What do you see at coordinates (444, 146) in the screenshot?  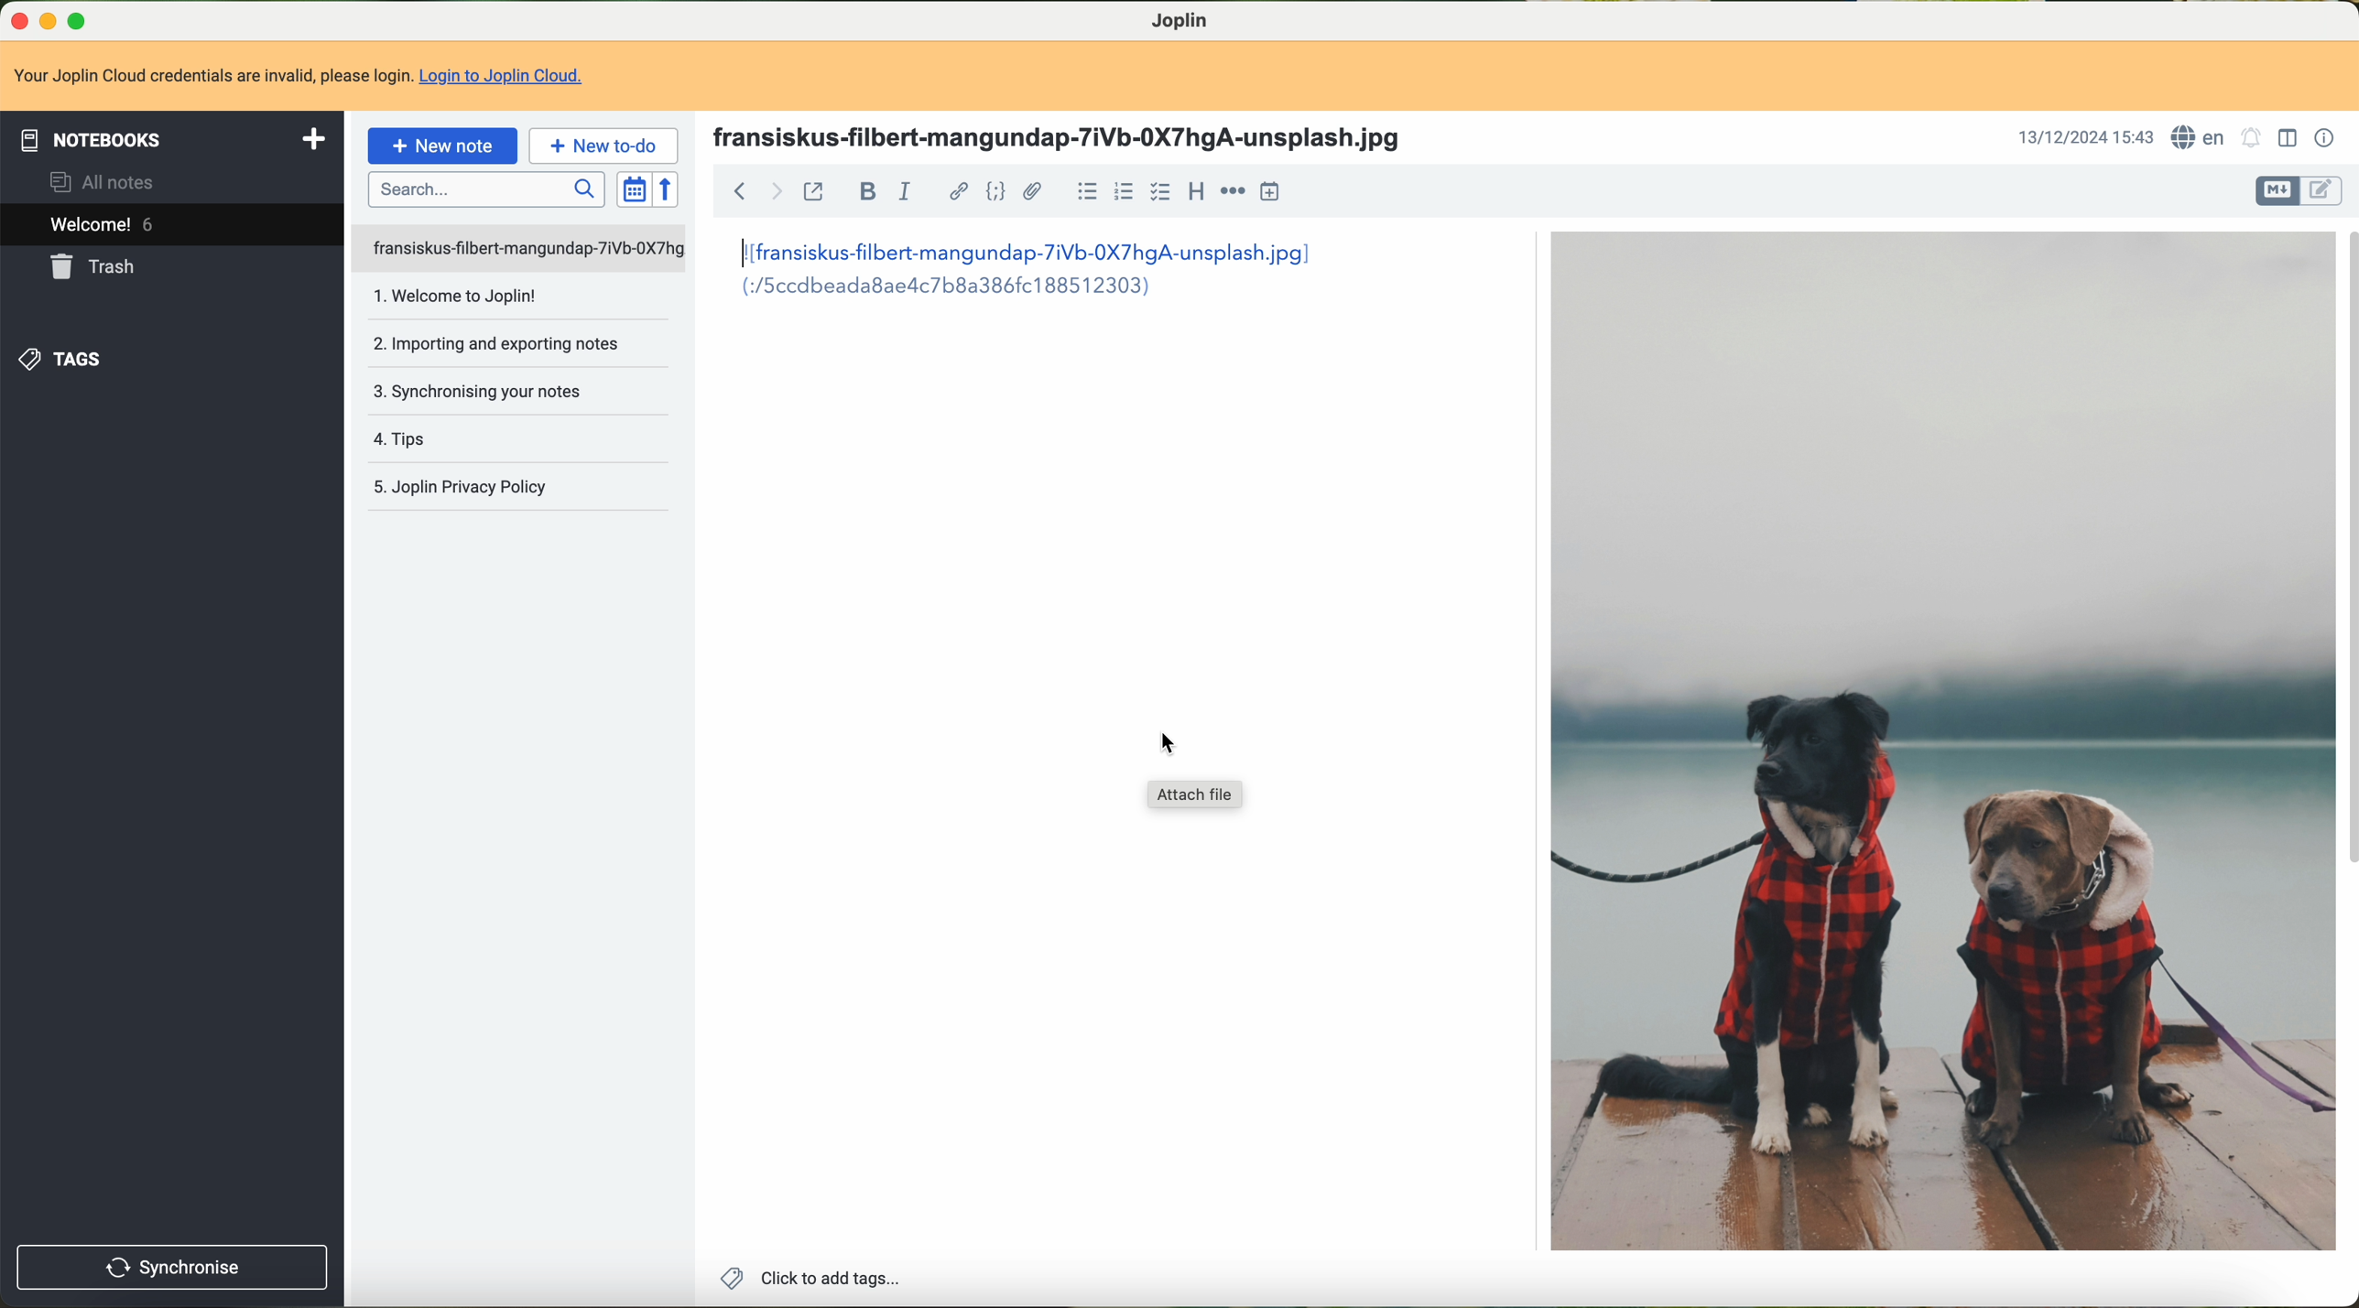 I see `click on new note` at bounding box center [444, 146].